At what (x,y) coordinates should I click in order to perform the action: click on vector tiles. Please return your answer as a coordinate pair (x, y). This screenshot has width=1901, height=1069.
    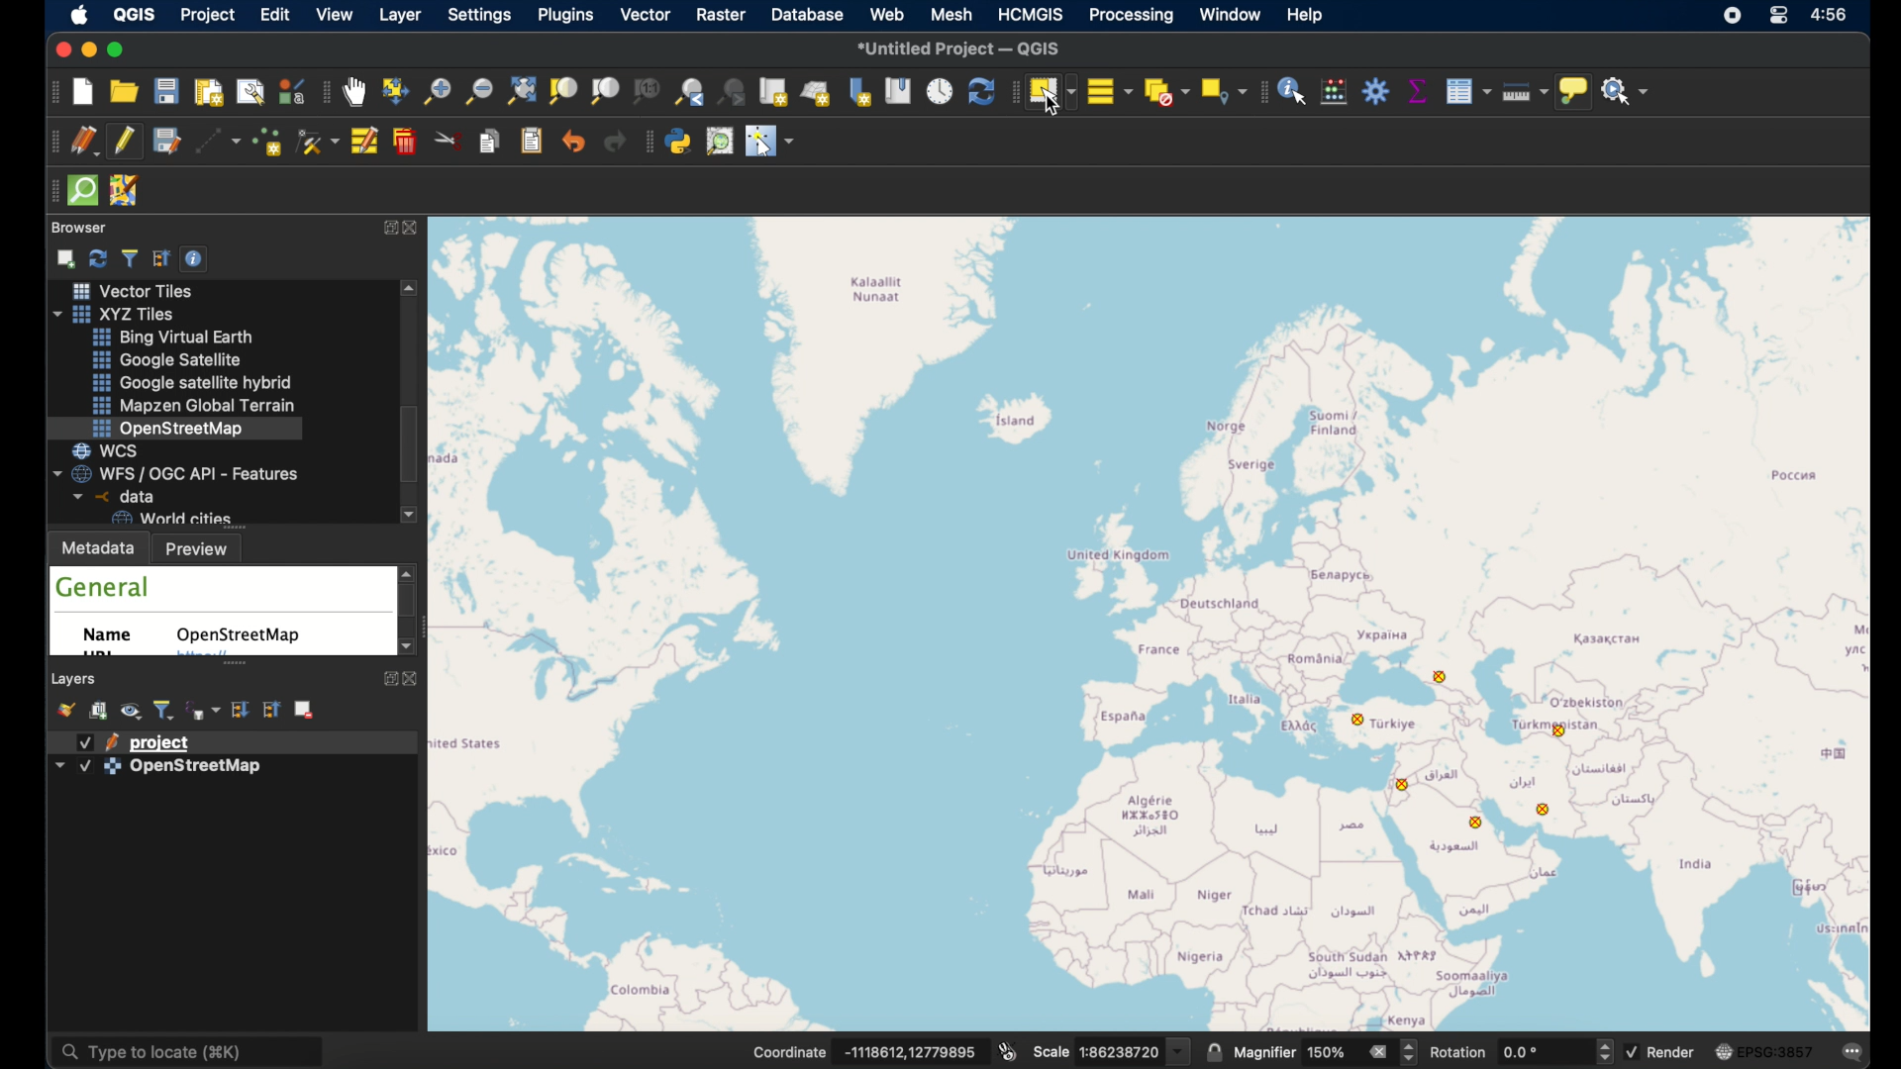
    Looking at the image, I should click on (130, 290).